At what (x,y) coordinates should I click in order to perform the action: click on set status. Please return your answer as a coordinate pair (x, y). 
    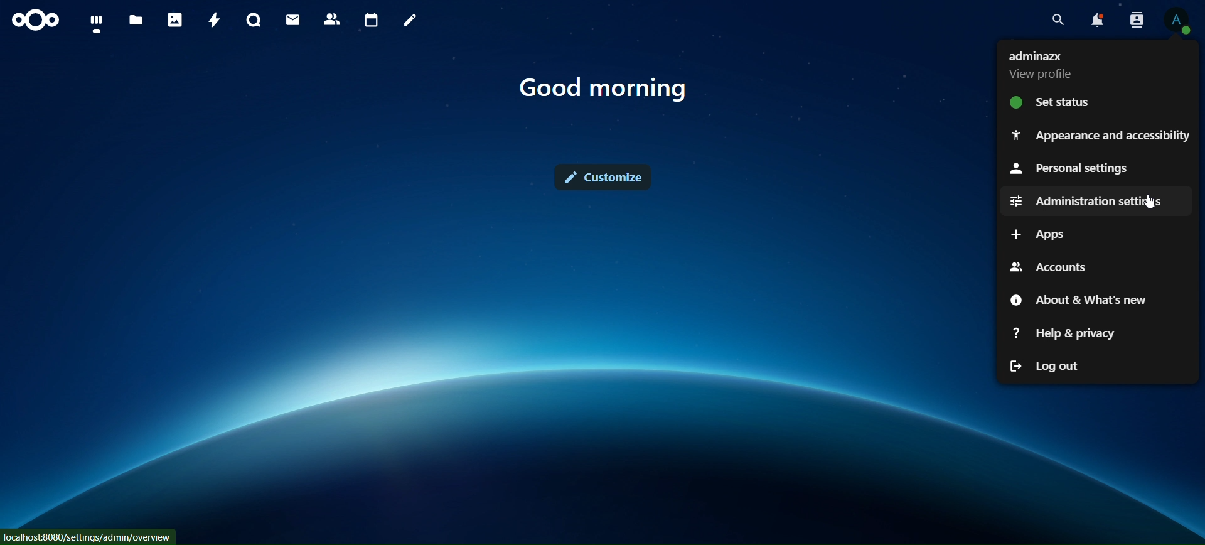
    Looking at the image, I should click on (1054, 102).